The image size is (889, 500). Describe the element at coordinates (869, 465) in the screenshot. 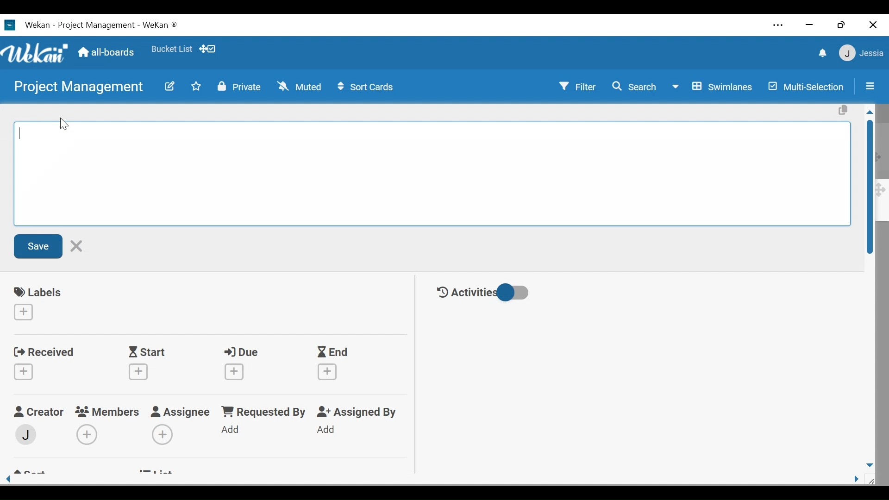

I see `Scroll down` at that location.